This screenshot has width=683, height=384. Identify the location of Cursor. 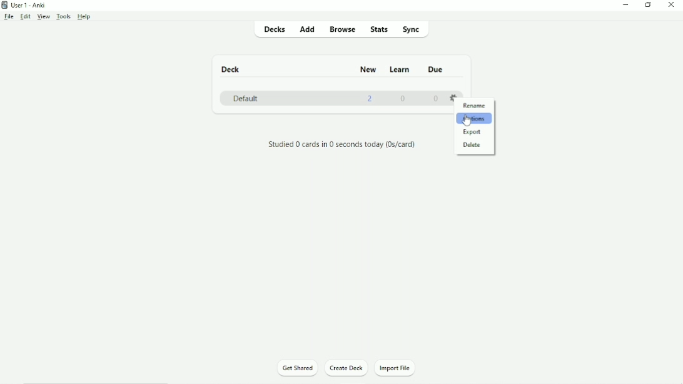
(467, 123).